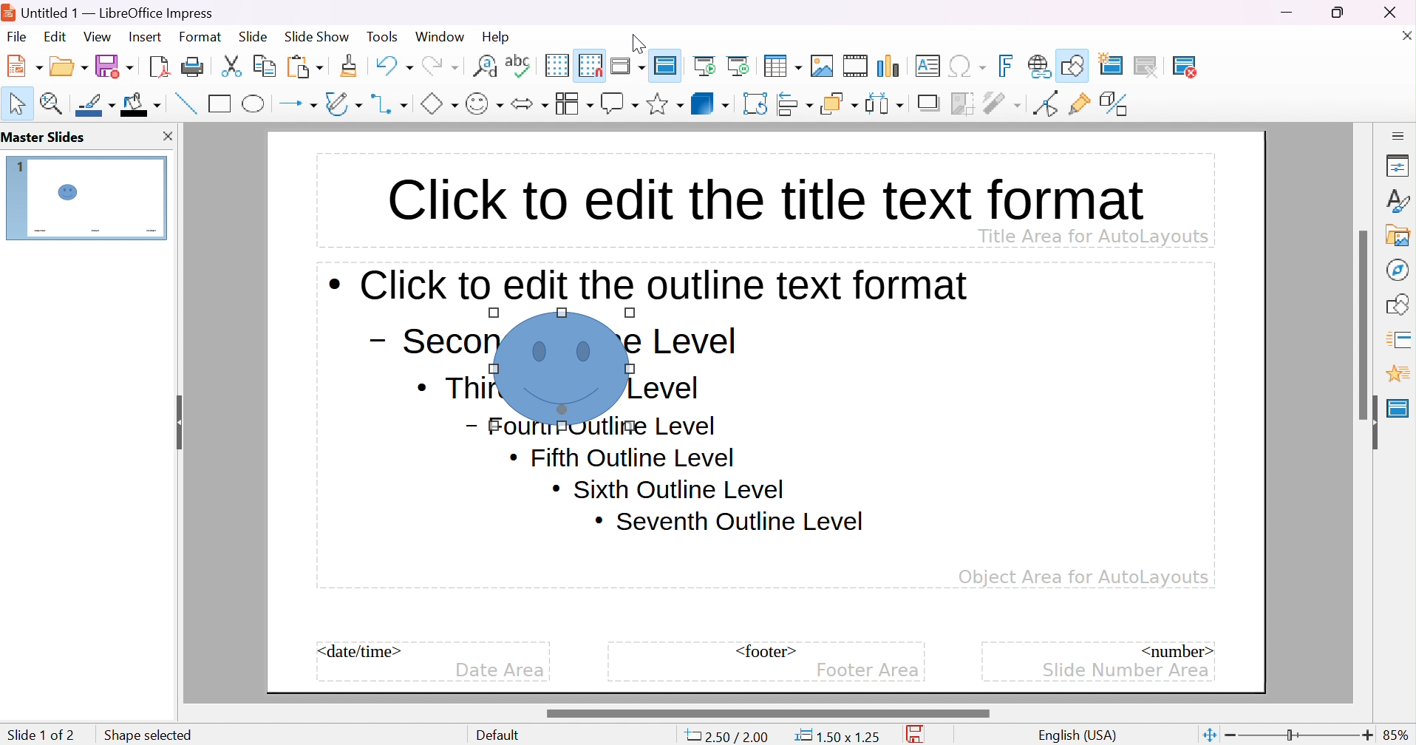 The width and height of the screenshot is (1416, 745). I want to click on sixth outline level, so click(668, 489).